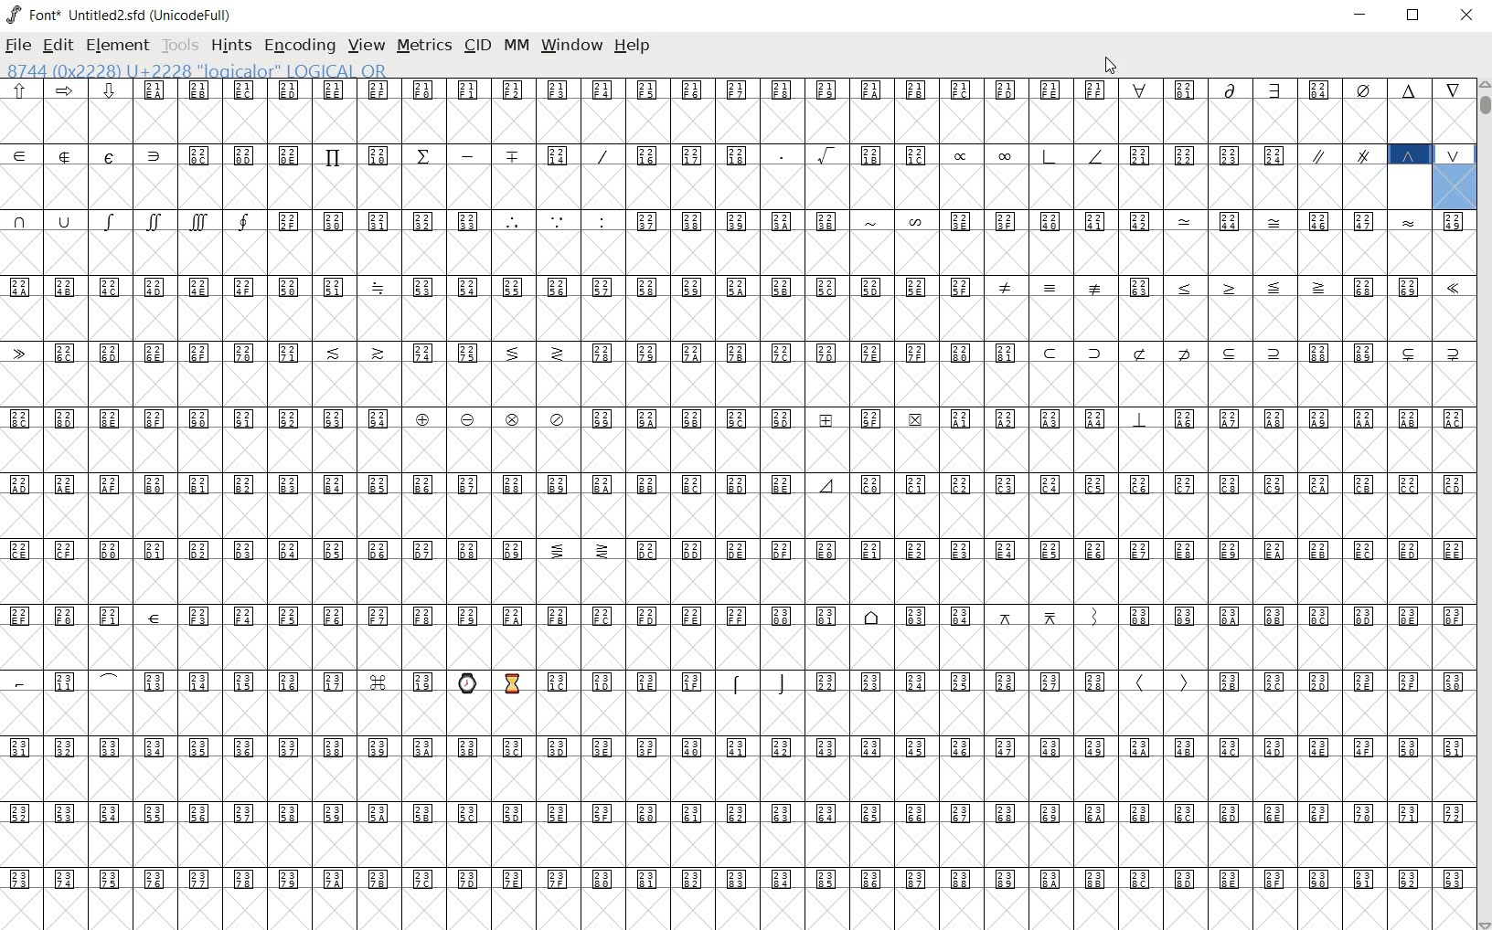  I want to click on scrollbar, so click(1483, 504).